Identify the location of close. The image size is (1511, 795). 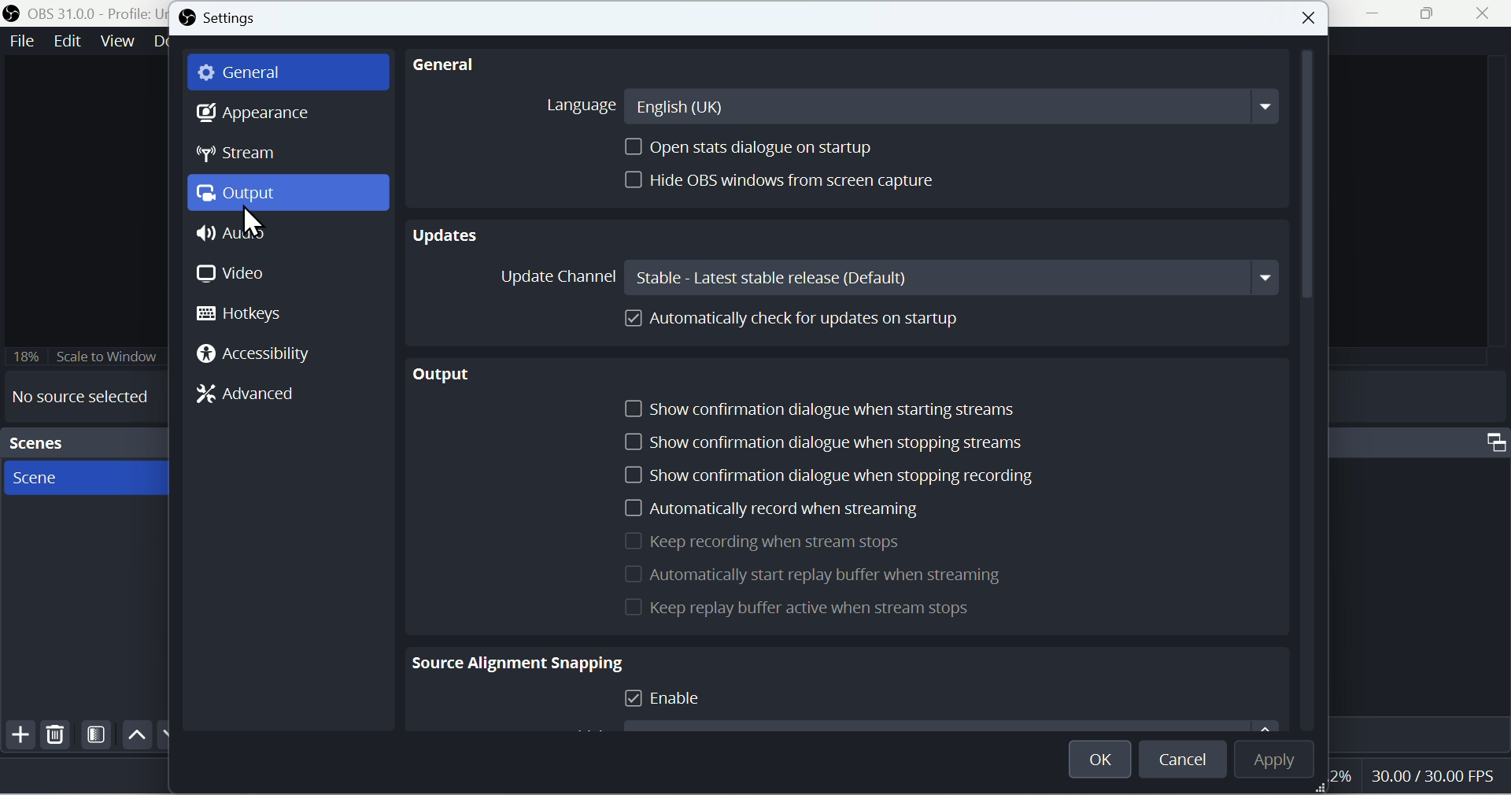
(1487, 15).